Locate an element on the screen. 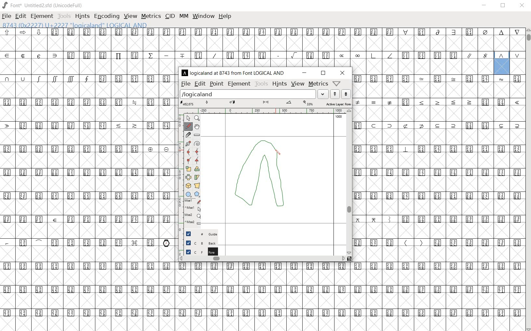  scrollbar is located at coordinates (350, 182).